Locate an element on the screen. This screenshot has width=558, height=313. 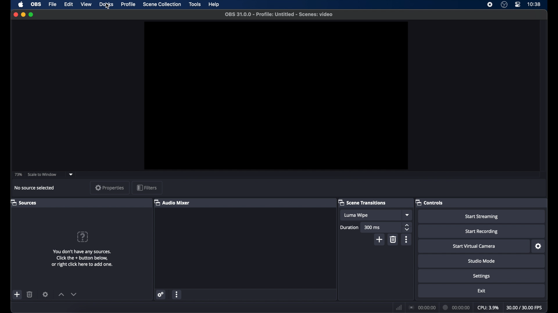
stepper buttons is located at coordinates (408, 228).